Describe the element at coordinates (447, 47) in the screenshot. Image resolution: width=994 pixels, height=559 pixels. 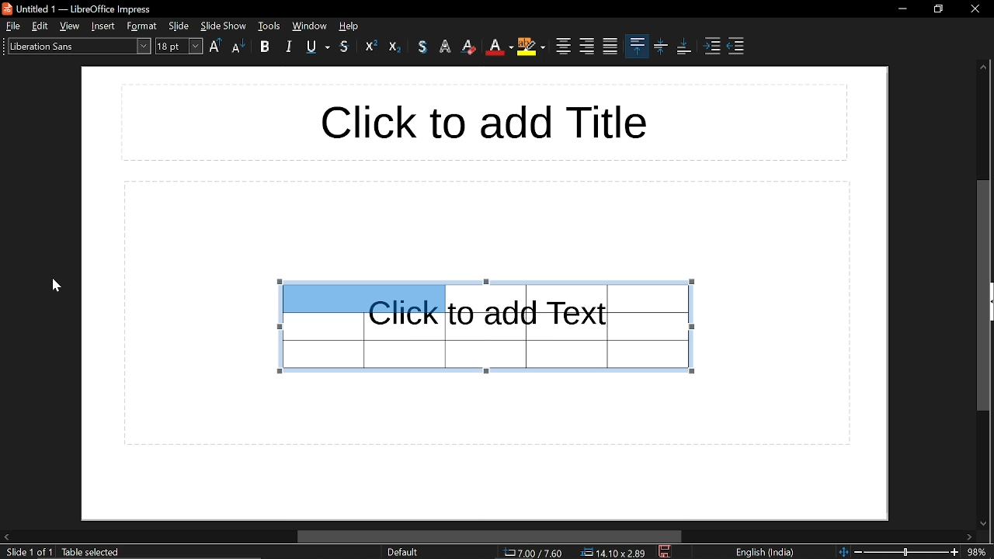
I see `apply outline` at that location.